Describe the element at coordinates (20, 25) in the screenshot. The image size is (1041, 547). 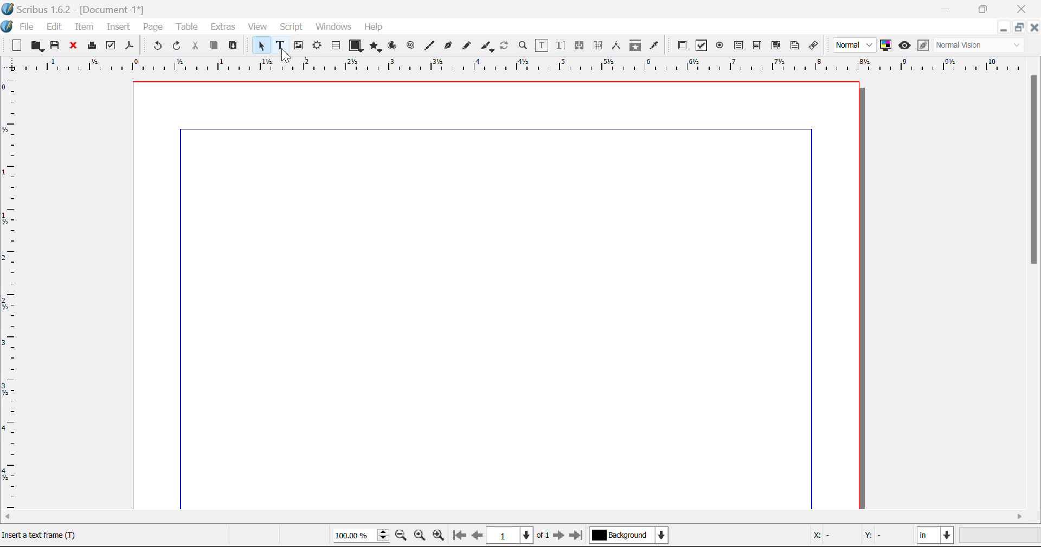
I see `File` at that location.